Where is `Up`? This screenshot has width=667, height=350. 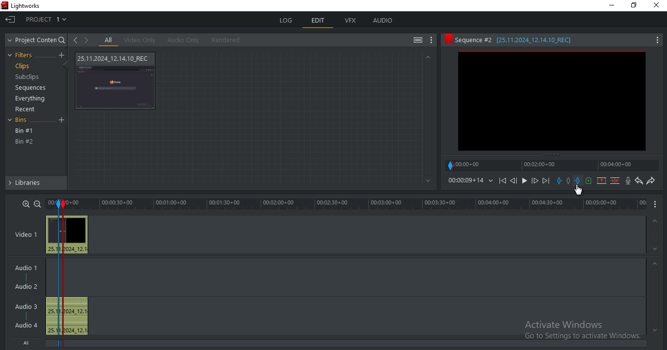 Up is located at coordinates (656, 220).